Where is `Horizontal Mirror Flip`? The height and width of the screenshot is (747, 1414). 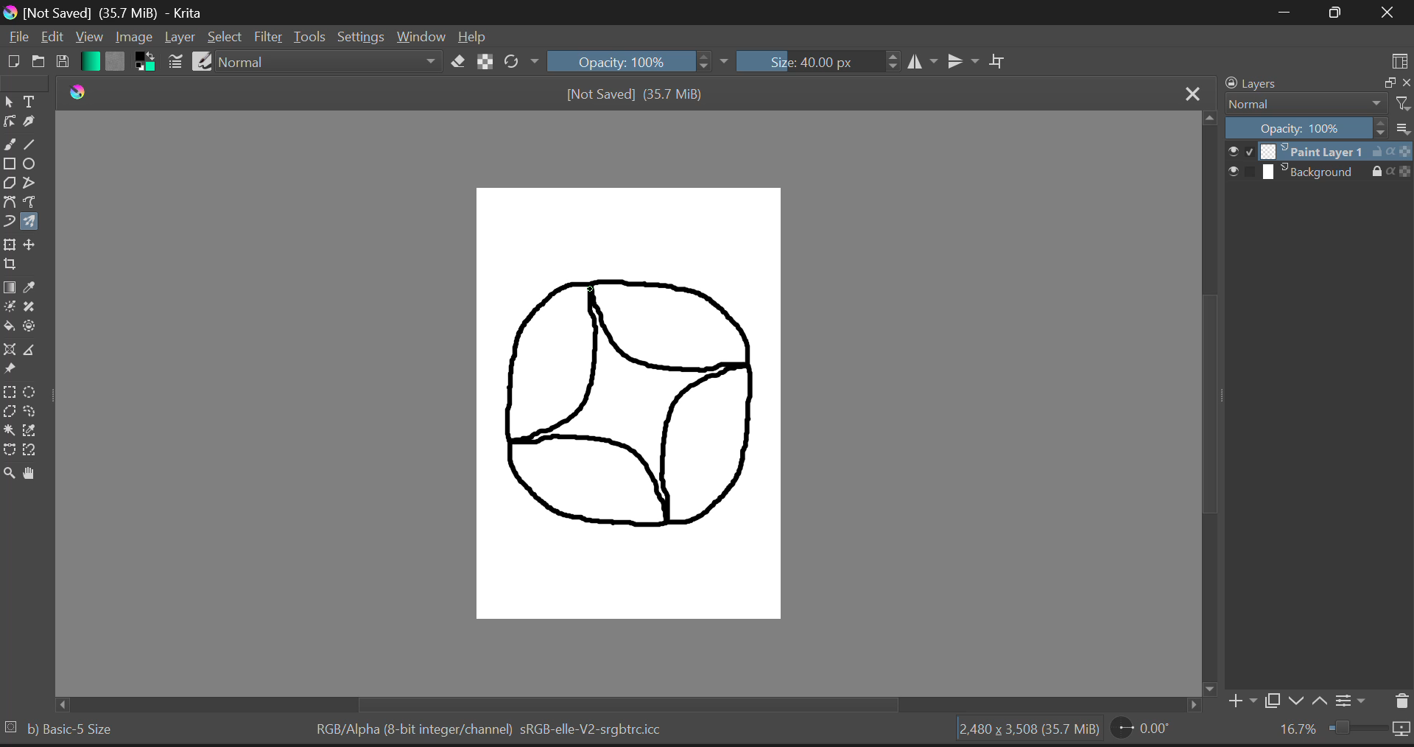
Horizontal Mirror Flip is located at coordinates (964, 61).